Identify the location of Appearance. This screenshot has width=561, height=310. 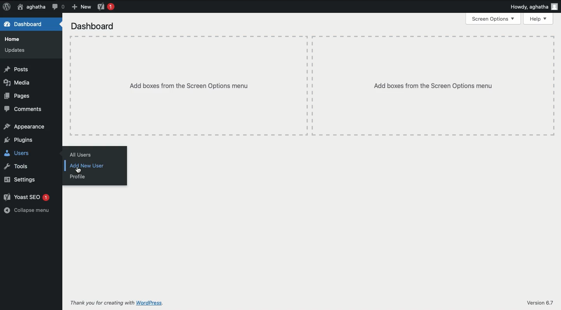
(25, 125).